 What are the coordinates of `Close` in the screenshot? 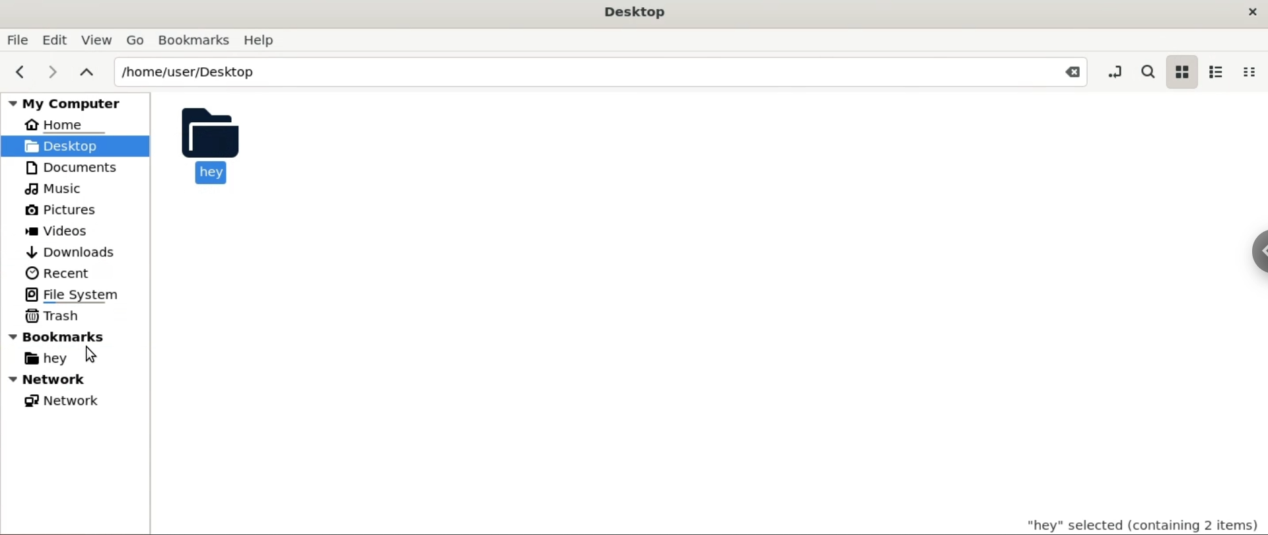 It's located at (1067, 73).